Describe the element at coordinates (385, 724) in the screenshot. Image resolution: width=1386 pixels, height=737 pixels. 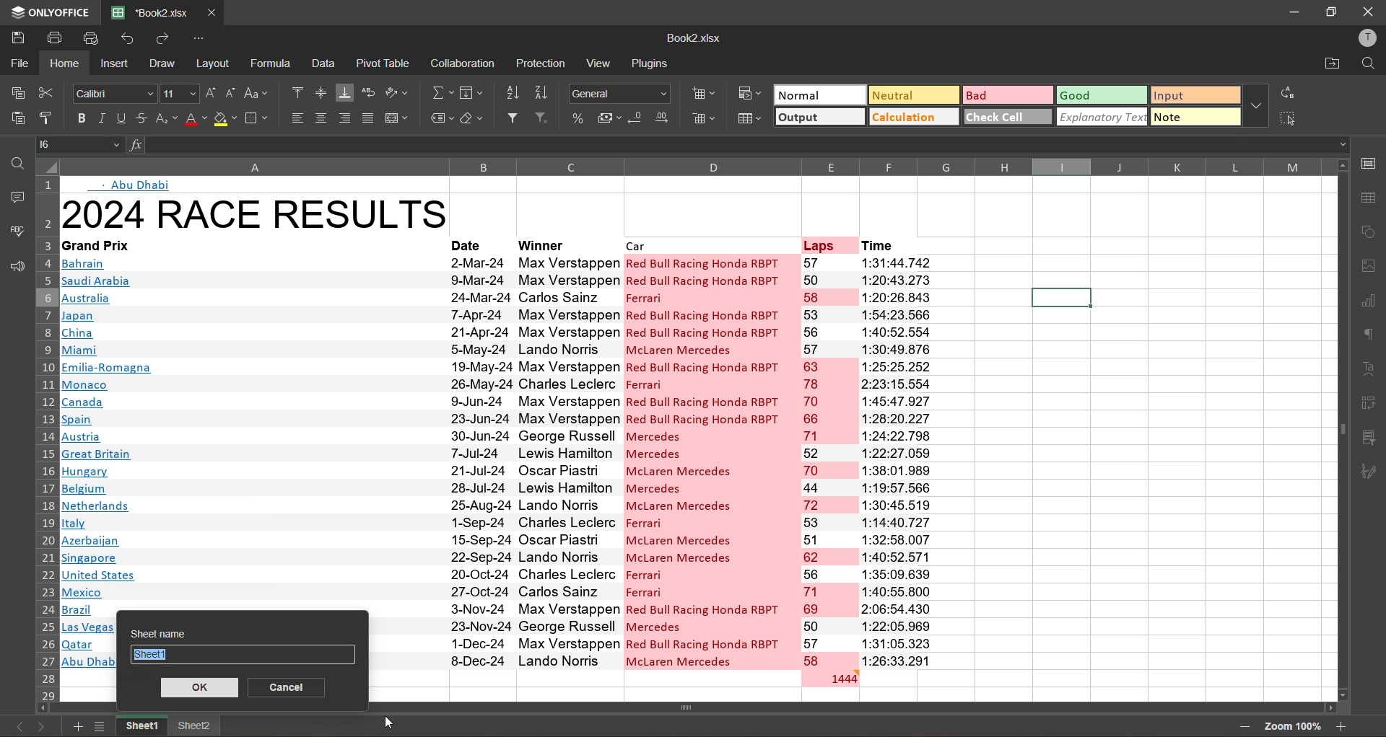
I see `cursor` at that location.